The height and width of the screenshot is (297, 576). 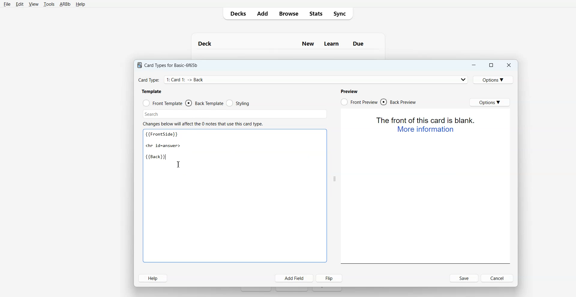 What do you see at coordinates (303, 79) in the screenshot?
I see `Card Type` at bounding box center [303, 79].